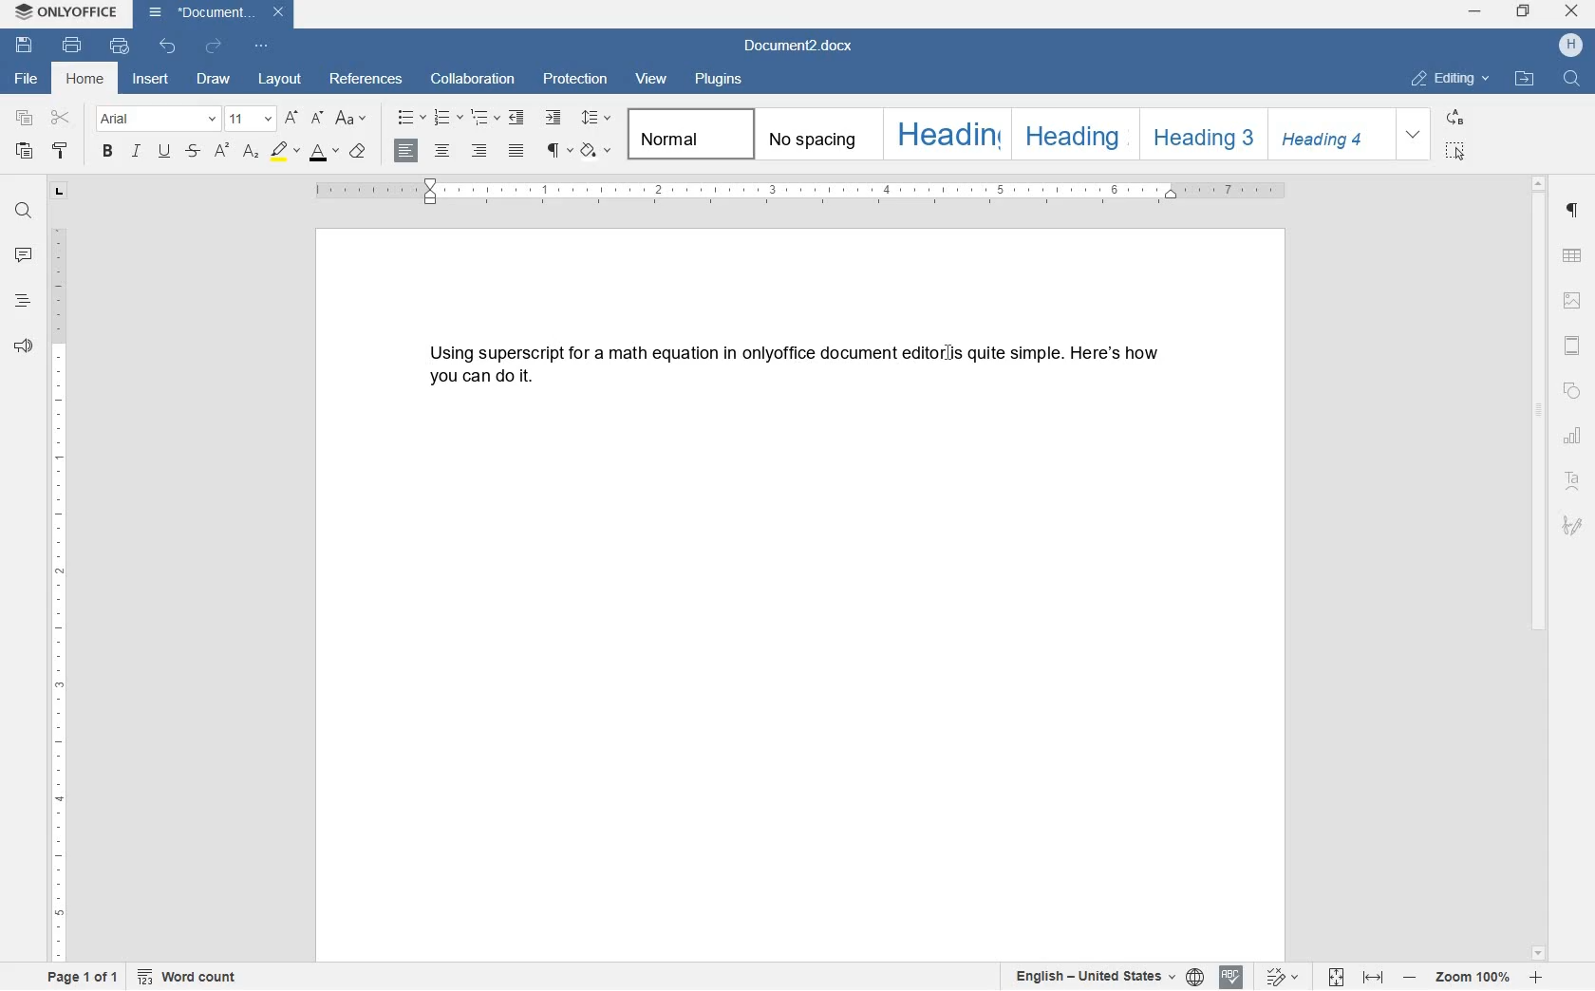  What do you see at coordinates (577, 81) in the screenshot?
I see `protection` at bounding box center [577, 81].